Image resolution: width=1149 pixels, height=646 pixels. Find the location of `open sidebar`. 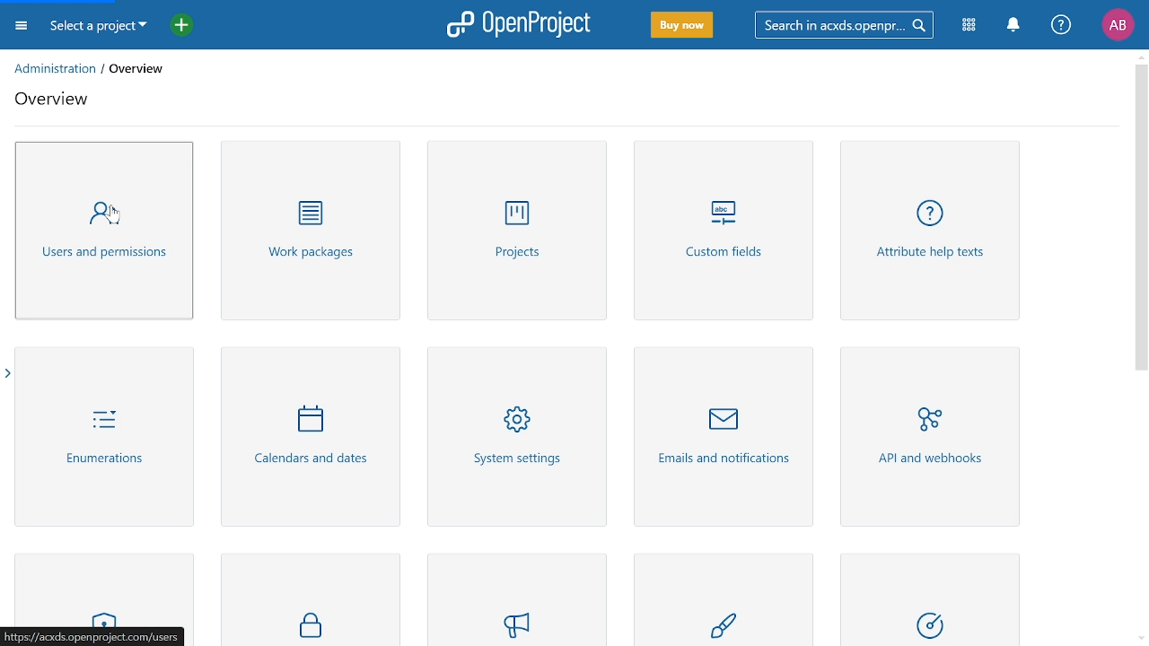

open sidebar is located at coordinates (7, 373).